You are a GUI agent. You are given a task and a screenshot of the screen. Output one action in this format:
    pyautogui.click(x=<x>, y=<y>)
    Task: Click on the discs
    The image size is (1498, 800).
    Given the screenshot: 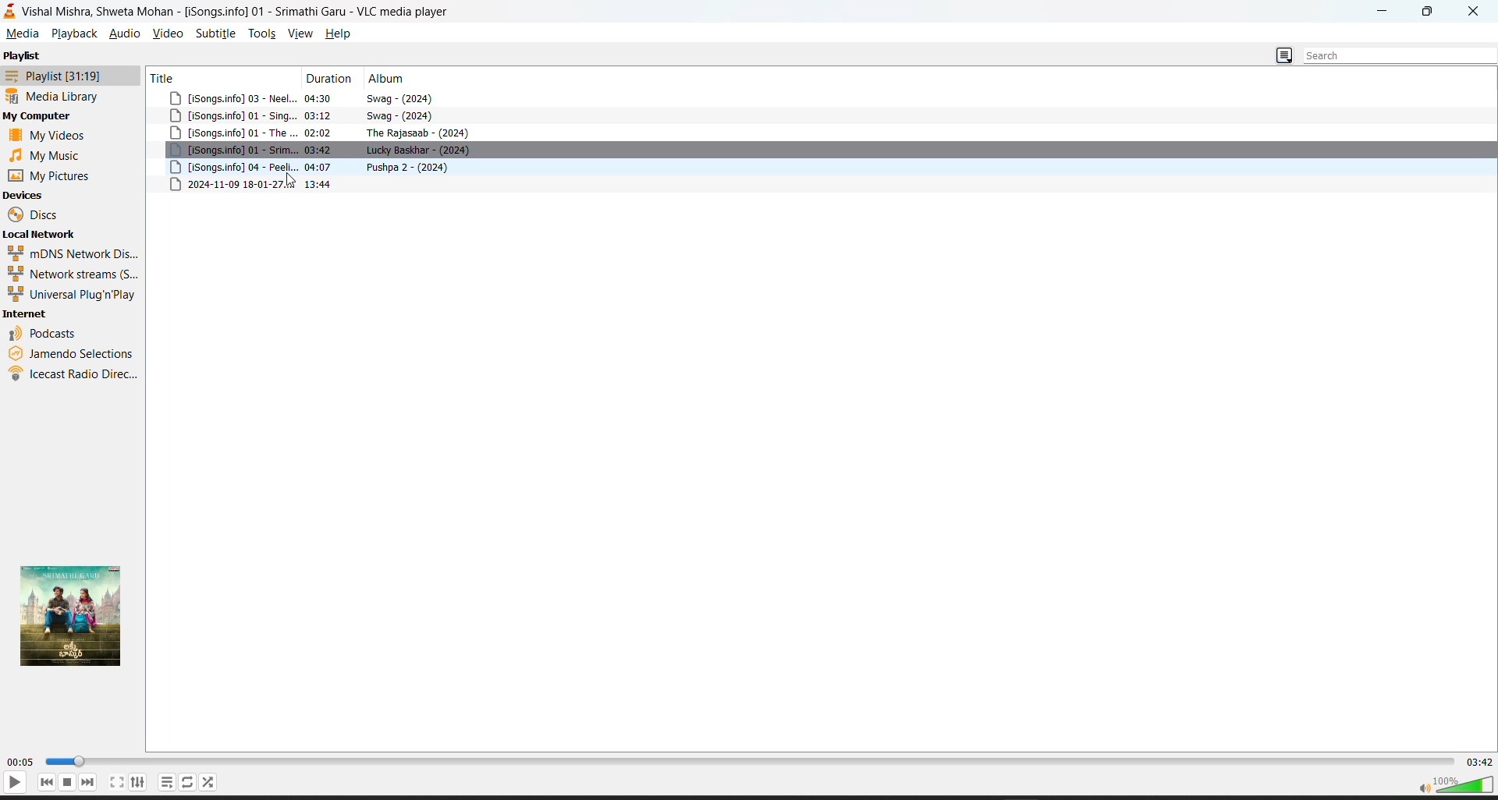 What is the action you would take?
    pyautogui.click(x=37, y=215)
    